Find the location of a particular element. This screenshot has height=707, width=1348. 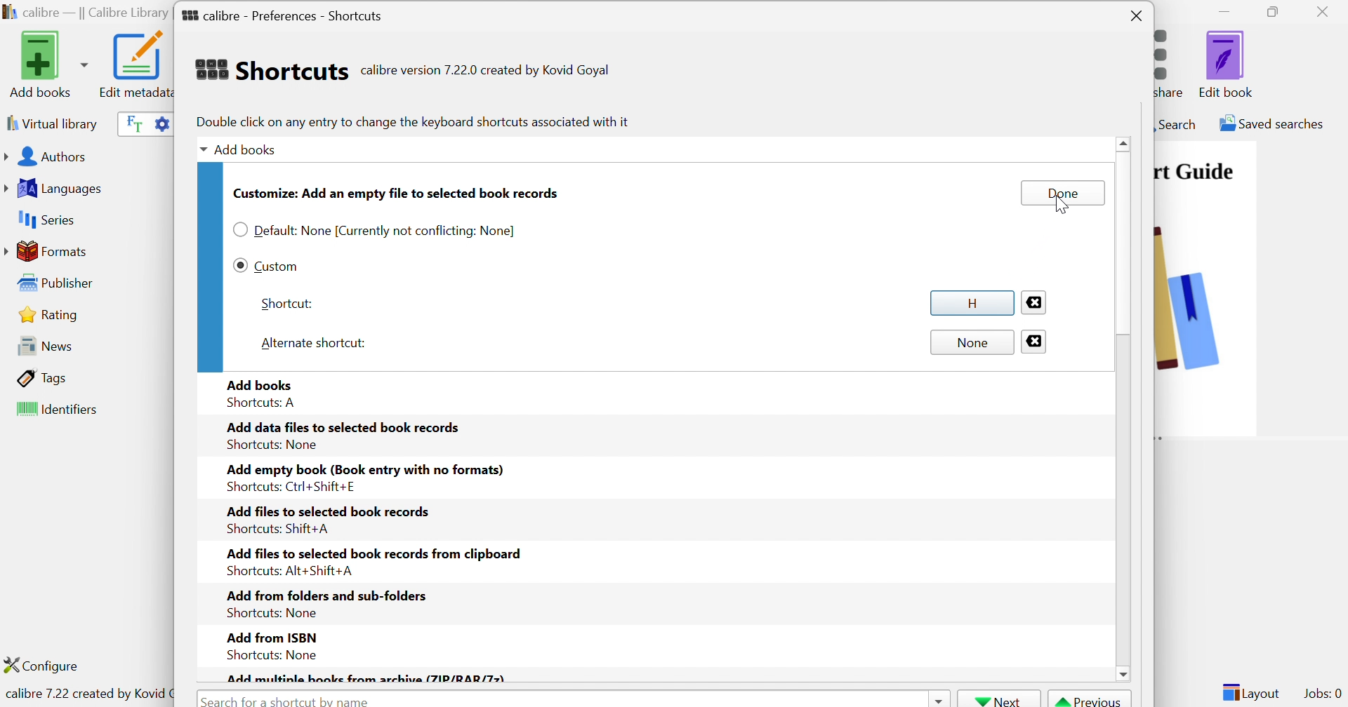

Advanced search is located at coordinates (161, 122).